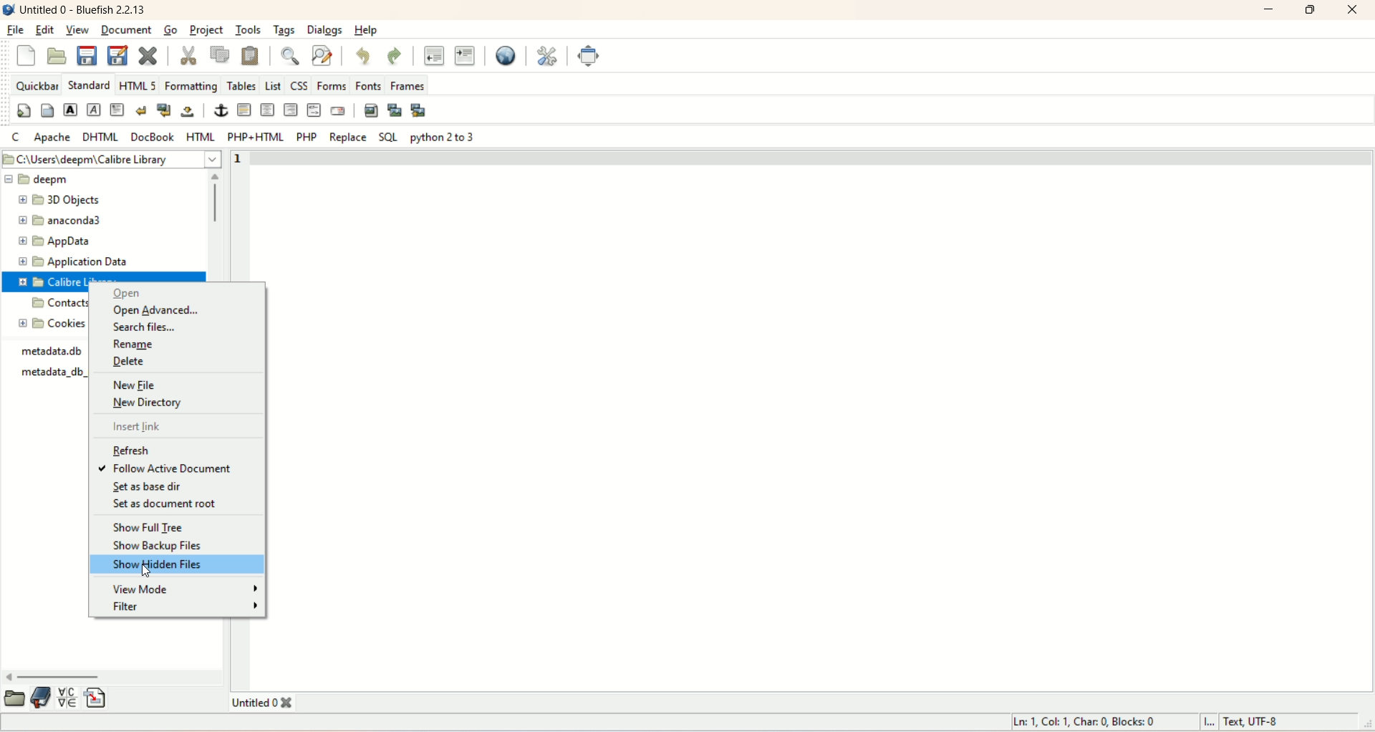 This screenshot has width=1375, height=732. I want to click on quick start, so click(23, 110).